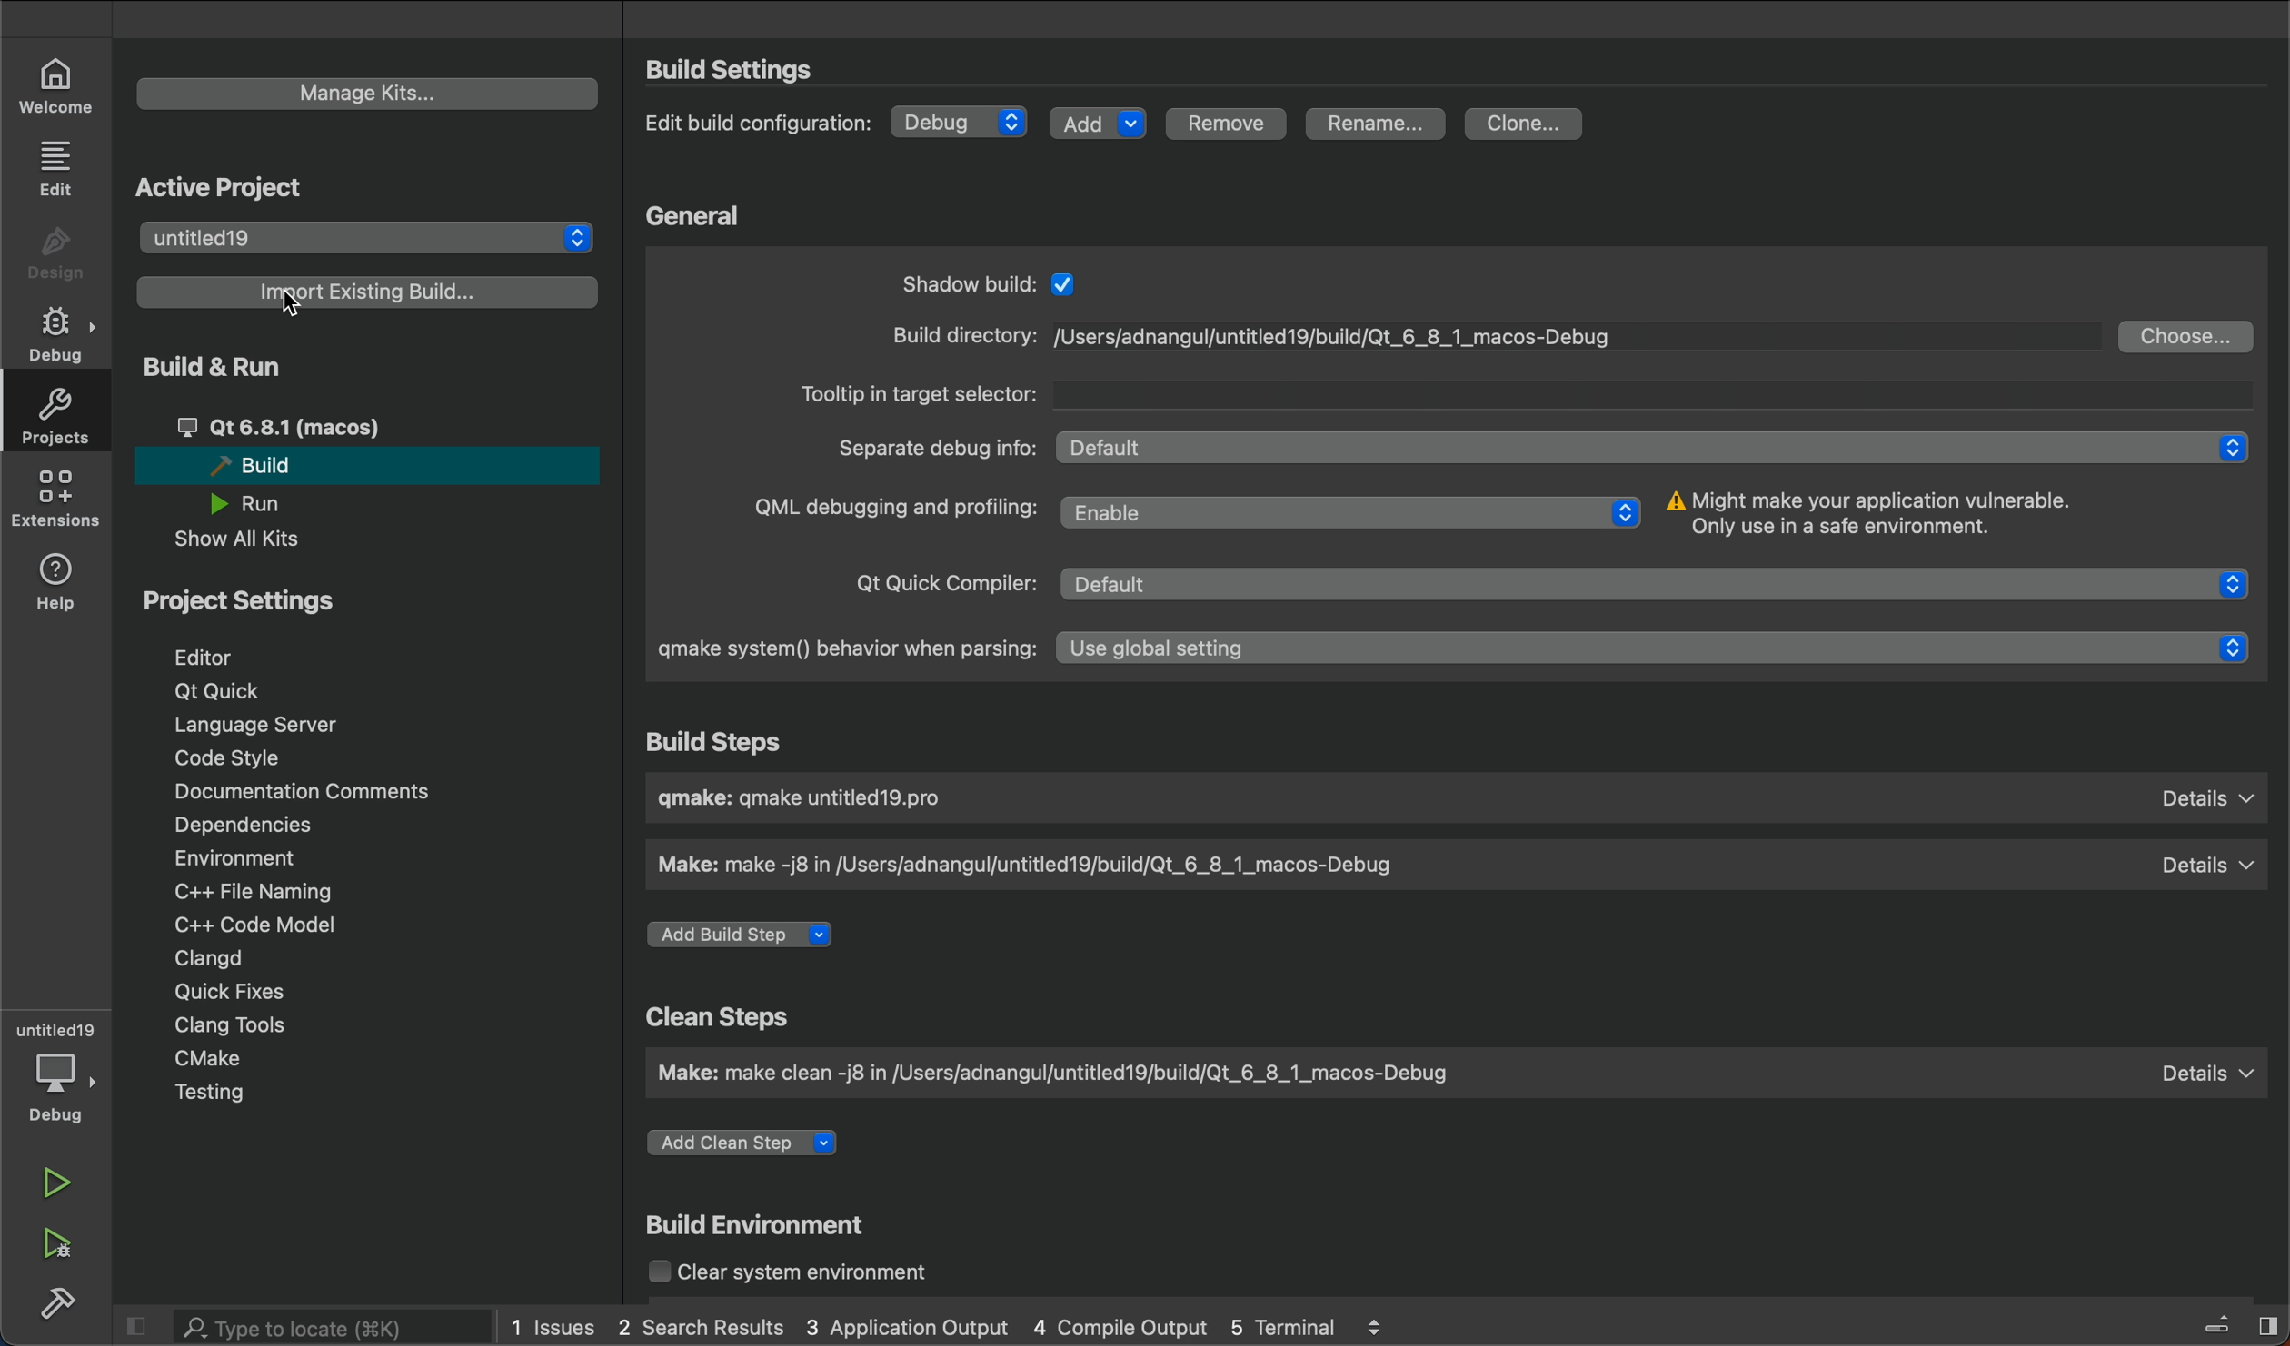  What do you see at coordinates (1557, 580) in the screenshot?
I see `qt quick` at bounding box center [1557, 580].